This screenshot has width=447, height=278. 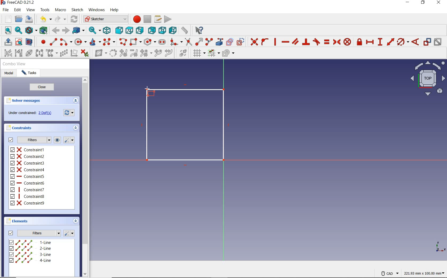 I want to click on constrain vertically, so click(x=276, y=43).